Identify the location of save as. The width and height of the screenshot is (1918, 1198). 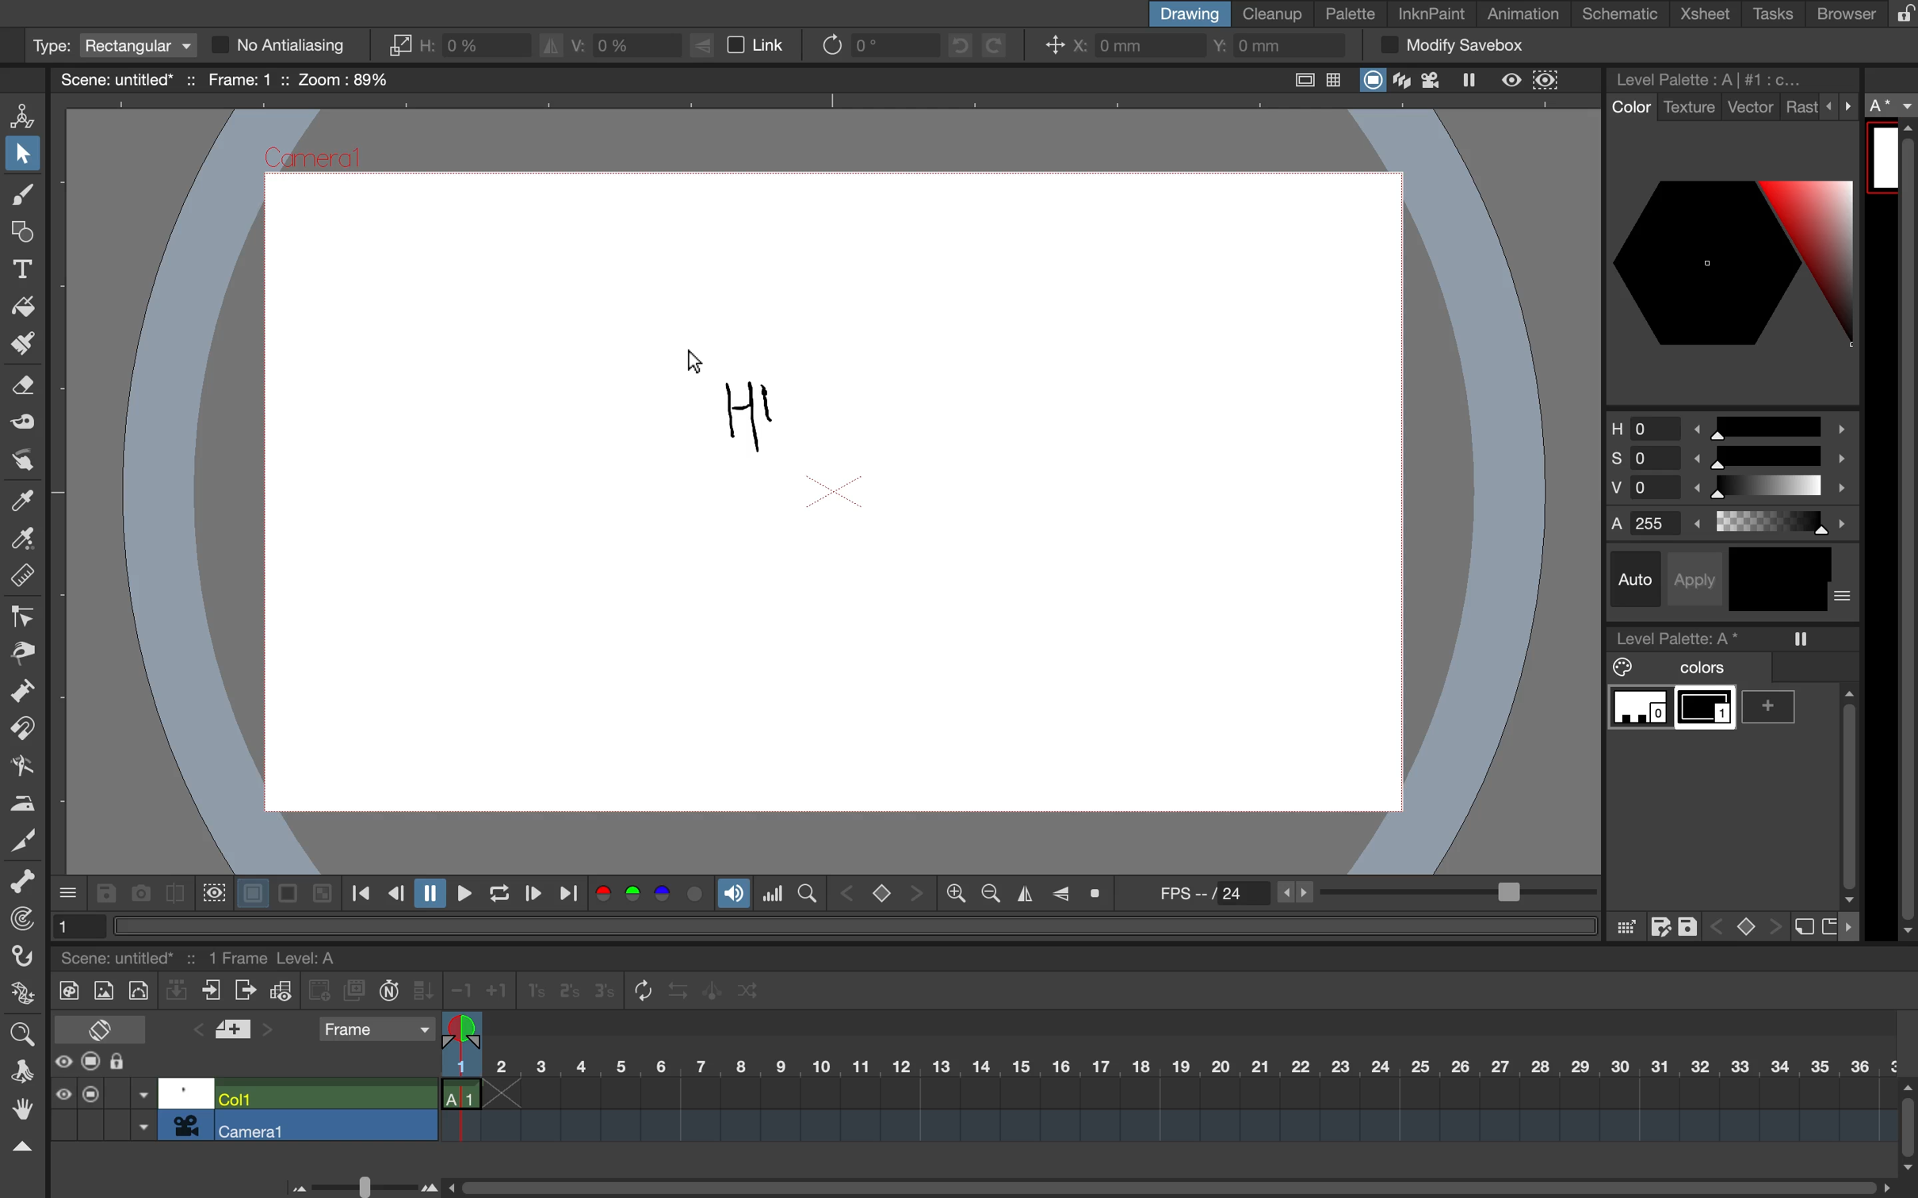
(1660, 927).